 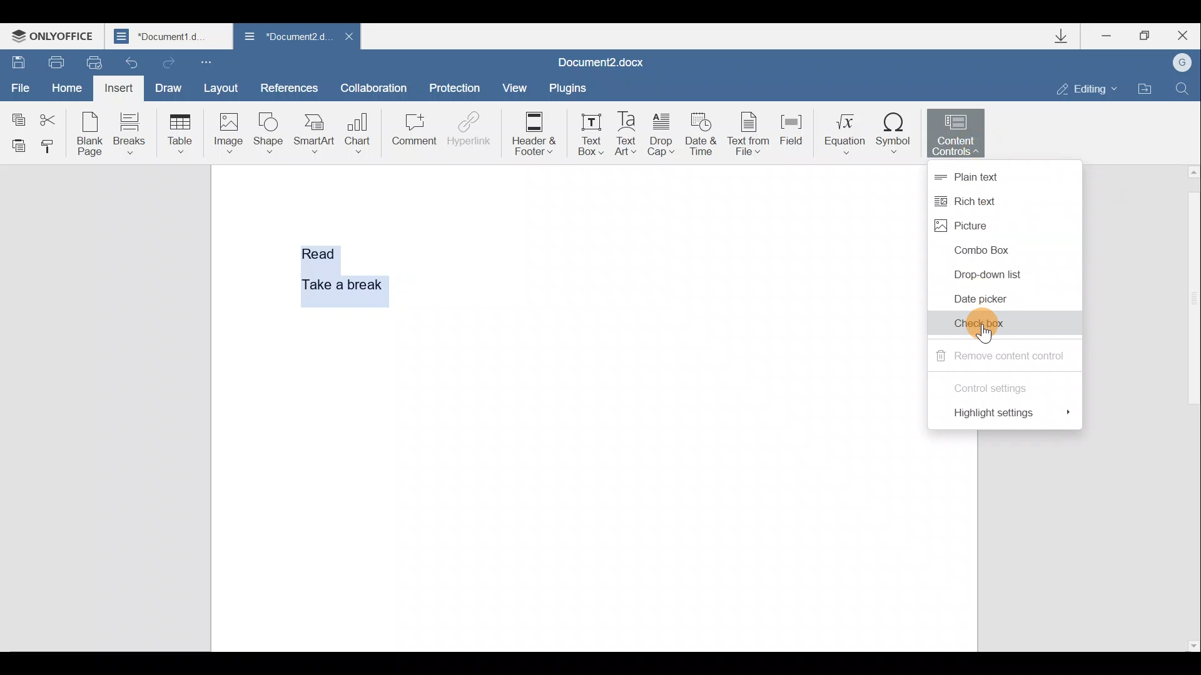 I want to click on Header & footer, so click(x=538, y=134).